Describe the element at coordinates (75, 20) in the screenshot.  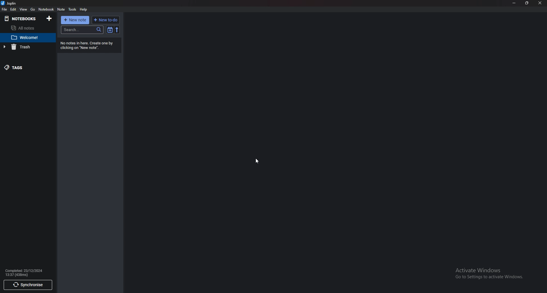
I see `New note` at that location.